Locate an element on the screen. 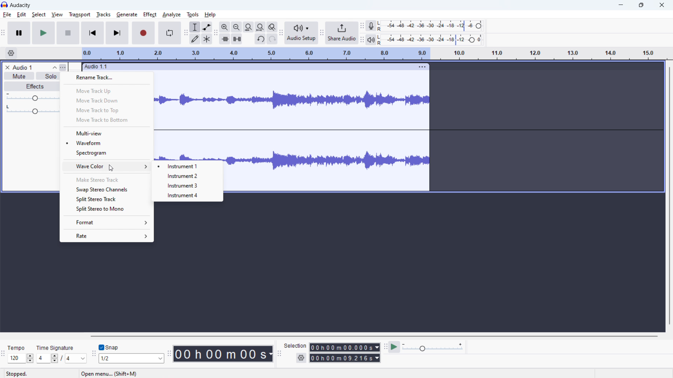  format is located at coordinates (106, 223).